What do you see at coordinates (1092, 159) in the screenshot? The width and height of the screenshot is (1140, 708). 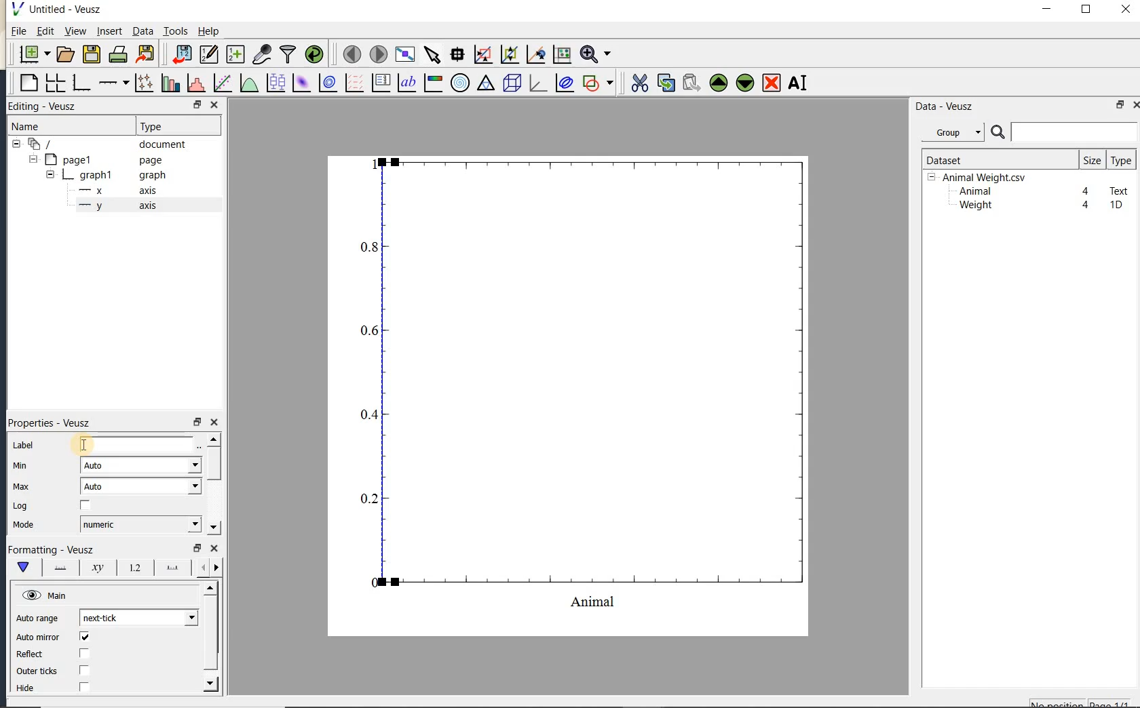 I see `size` at bounding box center [1092, 159].